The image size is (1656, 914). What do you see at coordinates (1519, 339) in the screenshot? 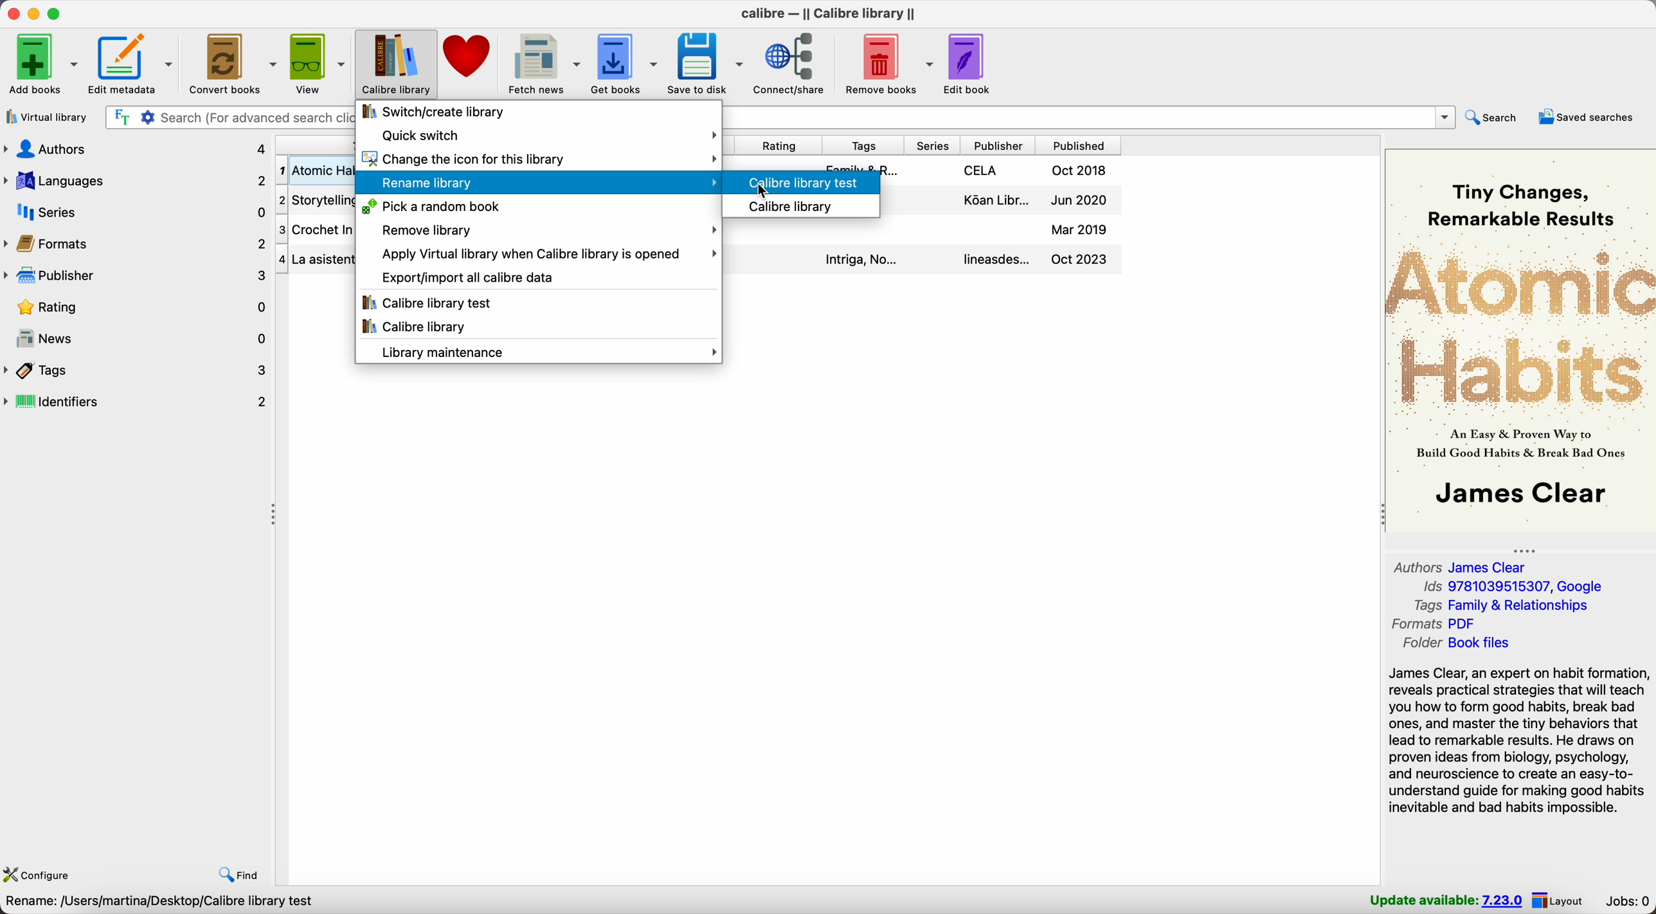
I see `book cover preview` at bounding box center [1519, 339].